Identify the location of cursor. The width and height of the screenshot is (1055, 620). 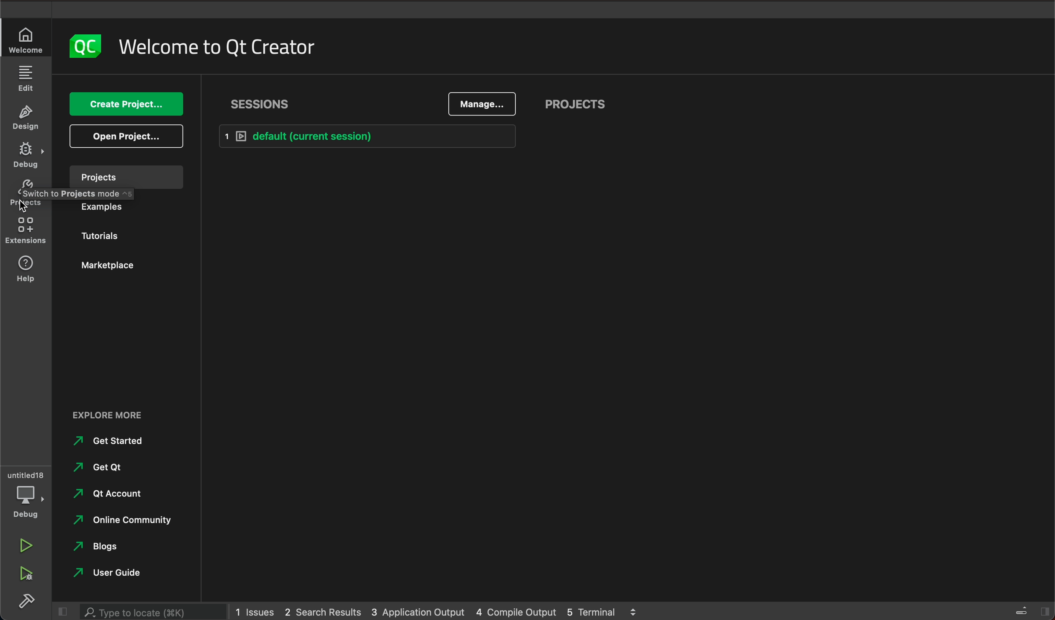
(24, 211).